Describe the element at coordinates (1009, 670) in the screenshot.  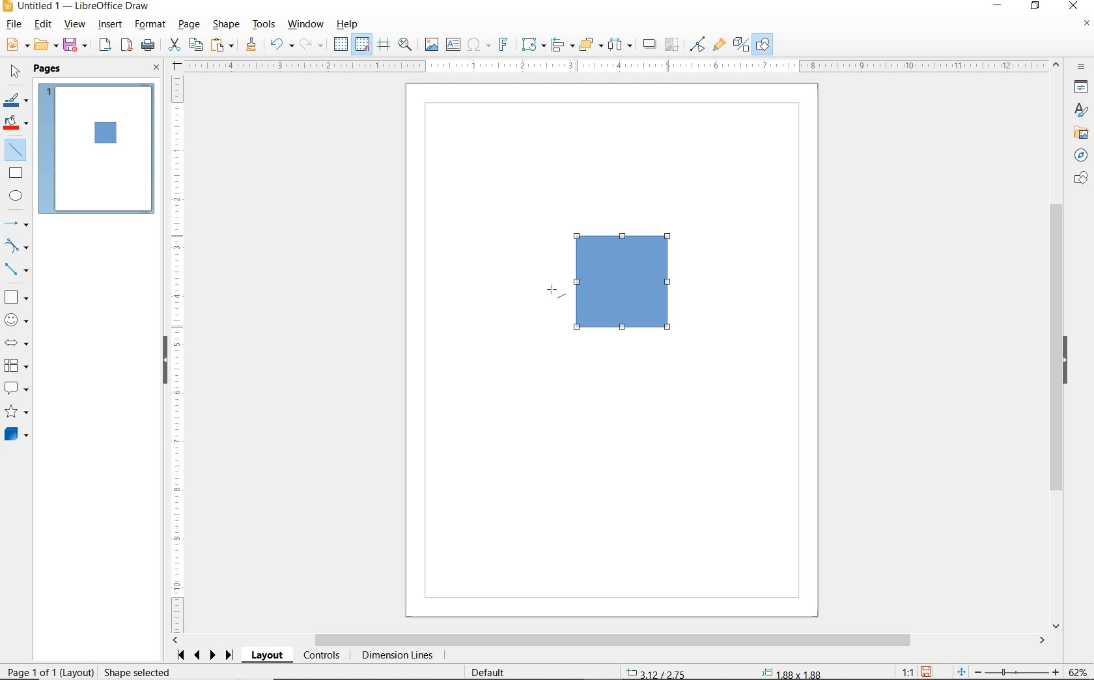
I see `ZOOM OUT OR ZOOM IN` at that location.